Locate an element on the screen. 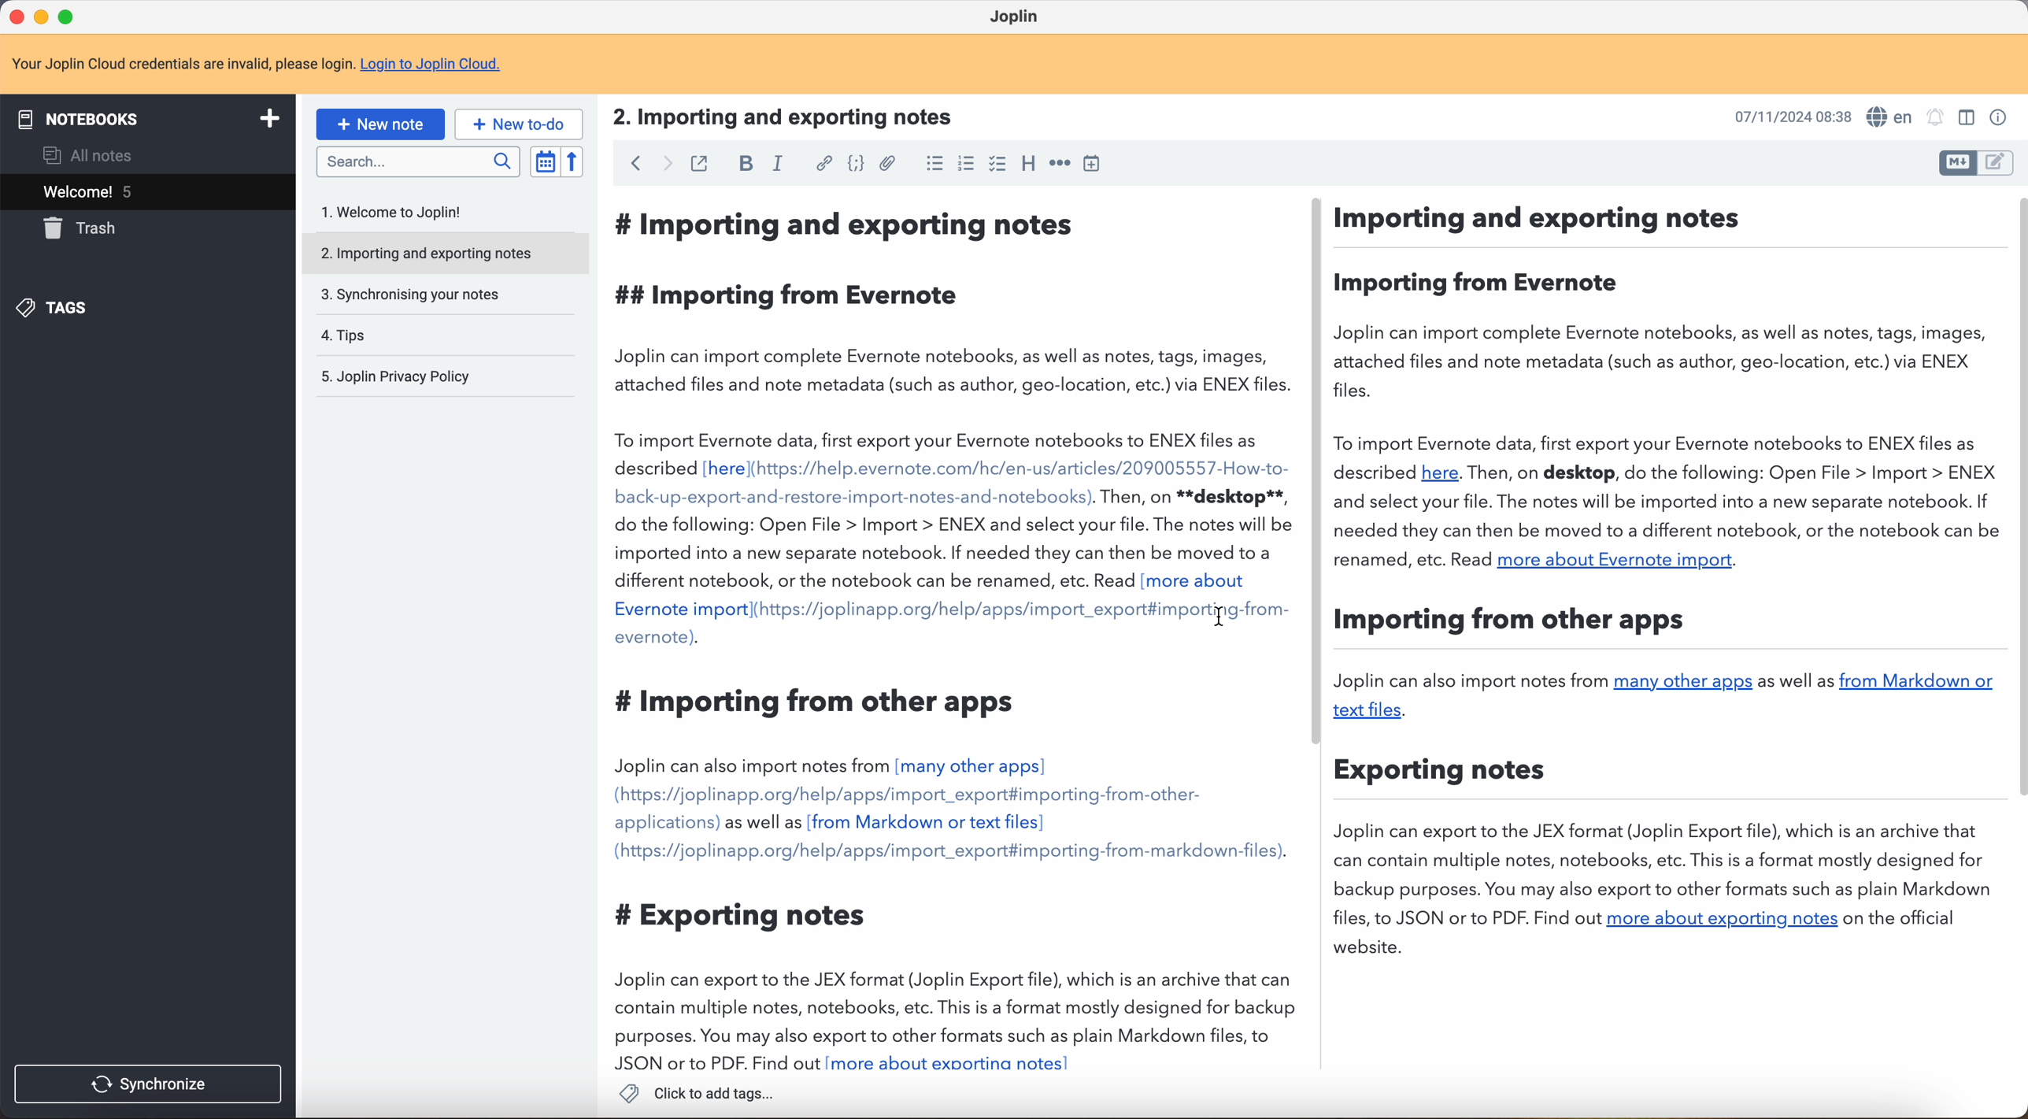 The image size is (2028, 1119). Joplin privacy policy is located at coordinates (395, 376).